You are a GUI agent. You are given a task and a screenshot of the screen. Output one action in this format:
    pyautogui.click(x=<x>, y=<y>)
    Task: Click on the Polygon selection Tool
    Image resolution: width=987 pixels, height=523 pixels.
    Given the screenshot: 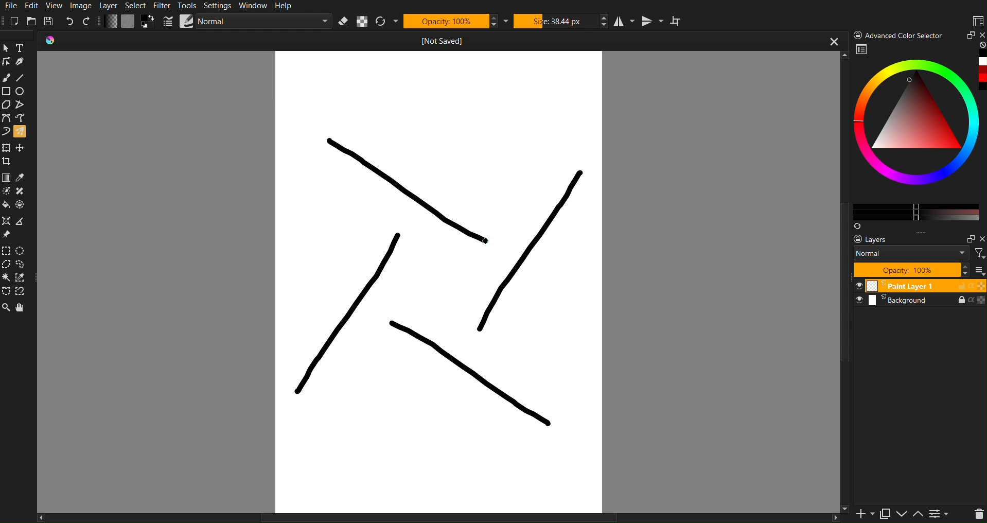 What is the action you would take?
    pyautogui.click(x=7, y=265)
    